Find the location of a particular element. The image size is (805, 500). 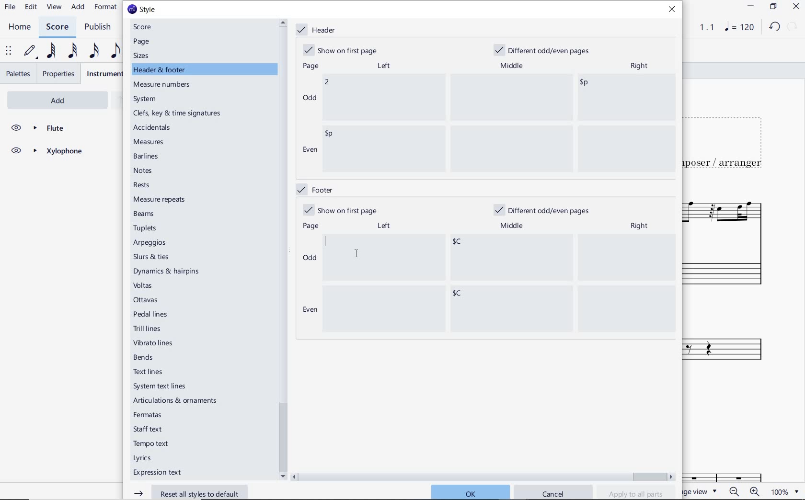

tempo text is located at coordinates (152, 445).